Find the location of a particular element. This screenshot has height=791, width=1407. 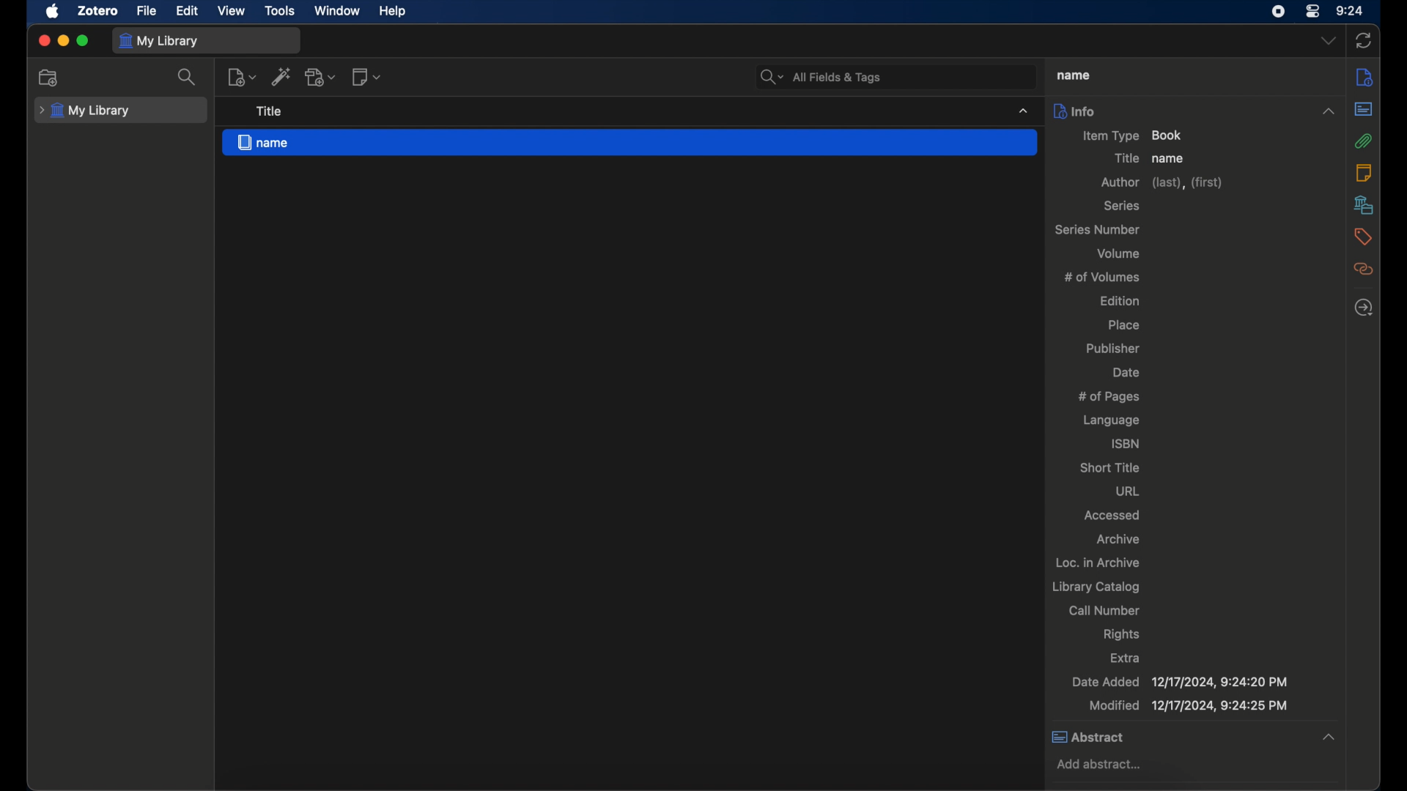

info is located at coordinates (1364, 77).